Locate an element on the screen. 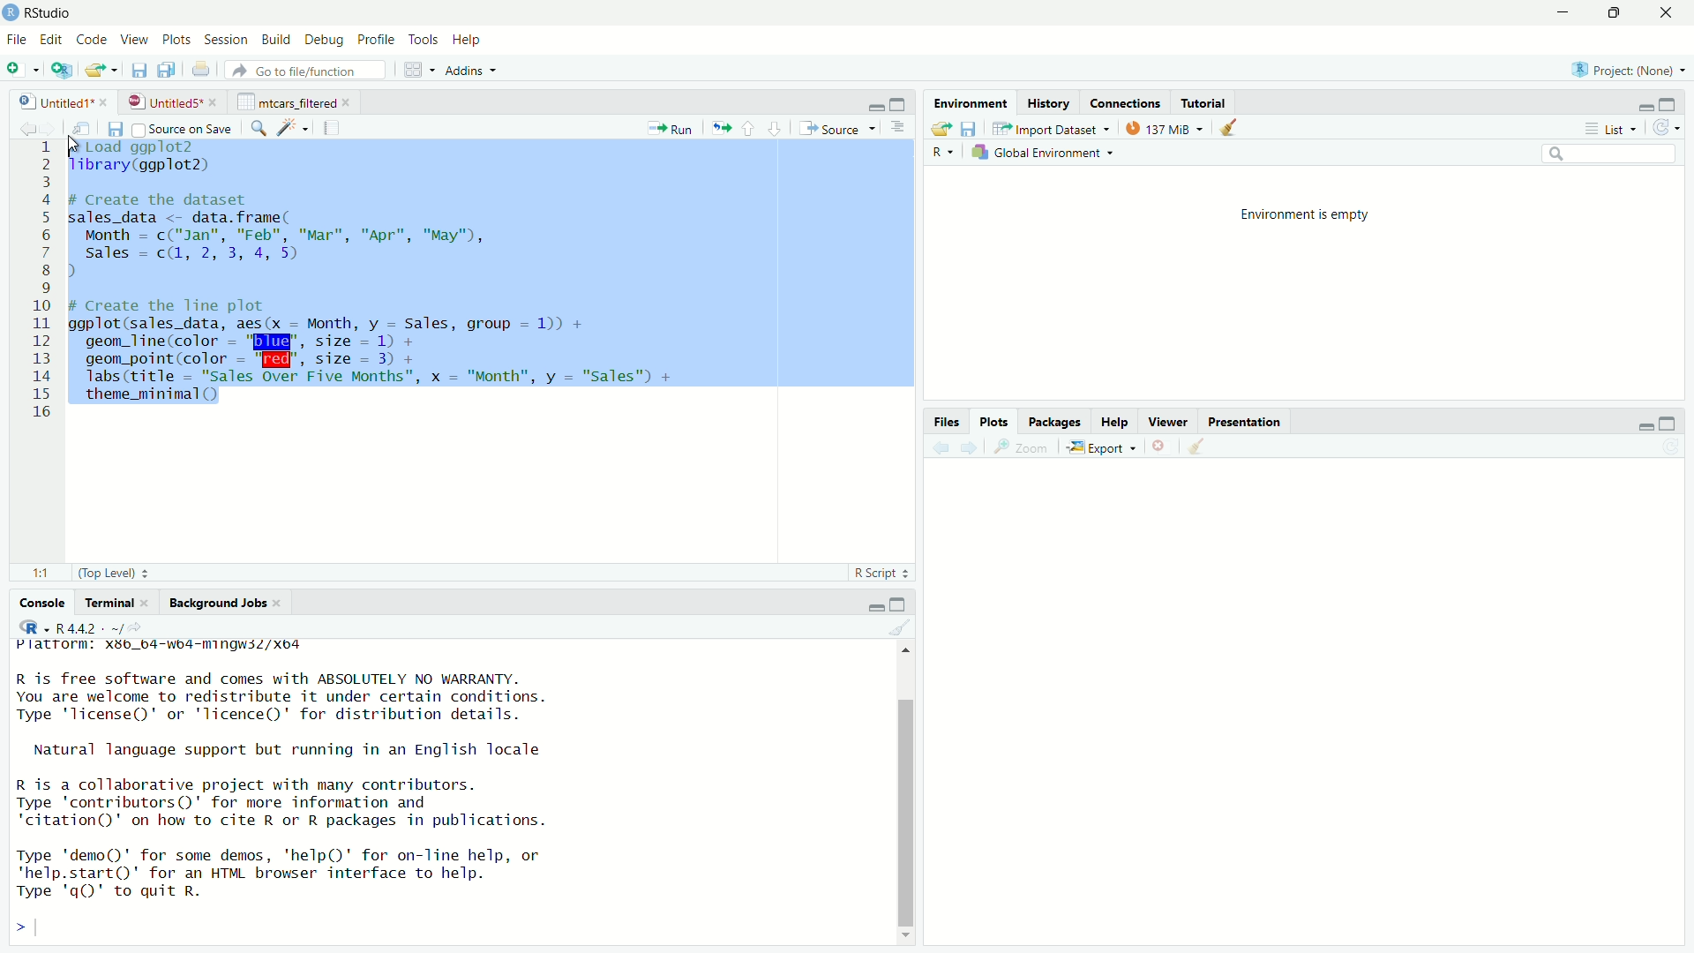  15:18 is located at coordinates (45, 574).